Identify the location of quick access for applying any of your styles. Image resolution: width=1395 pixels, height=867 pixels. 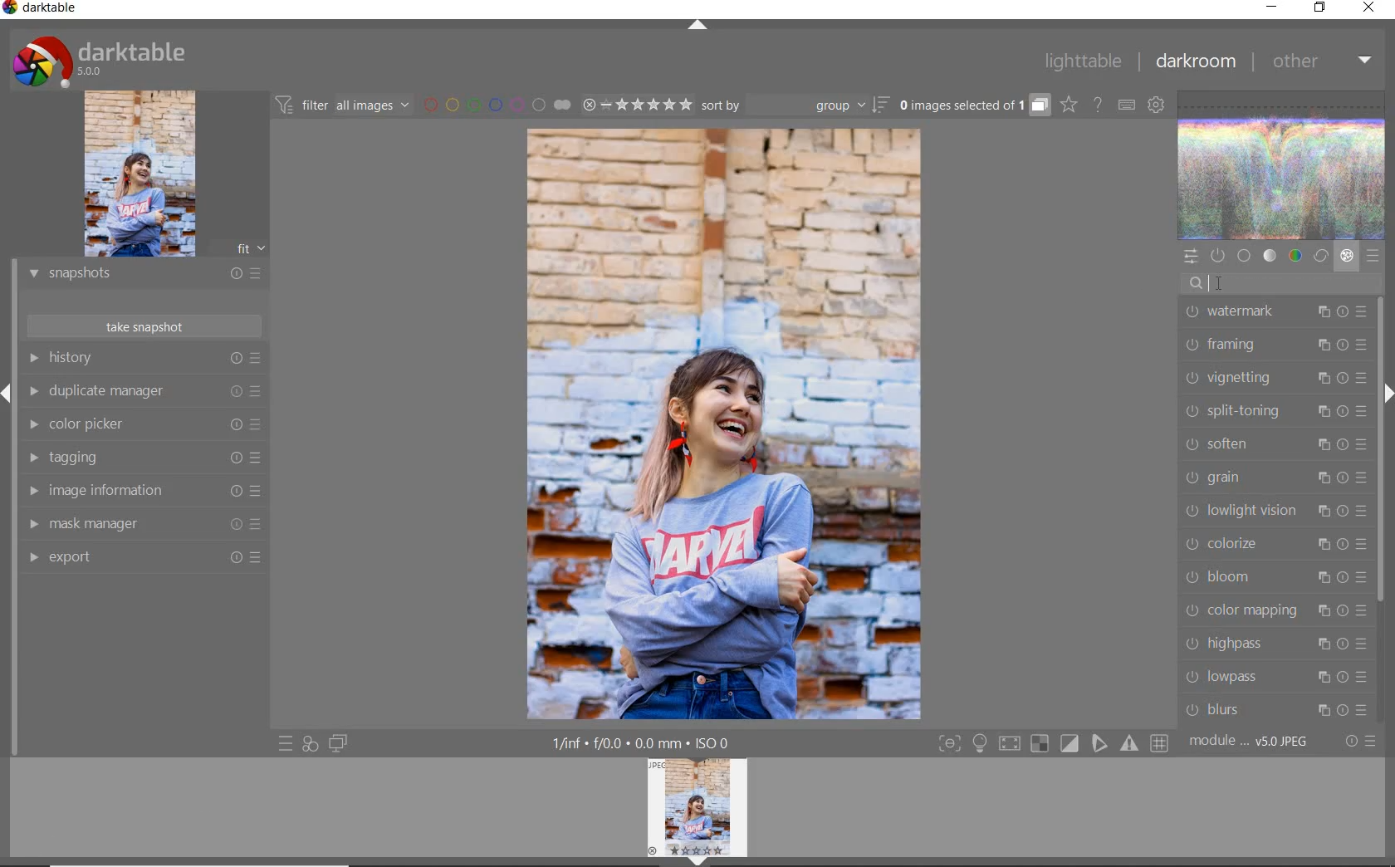
(311, 743).